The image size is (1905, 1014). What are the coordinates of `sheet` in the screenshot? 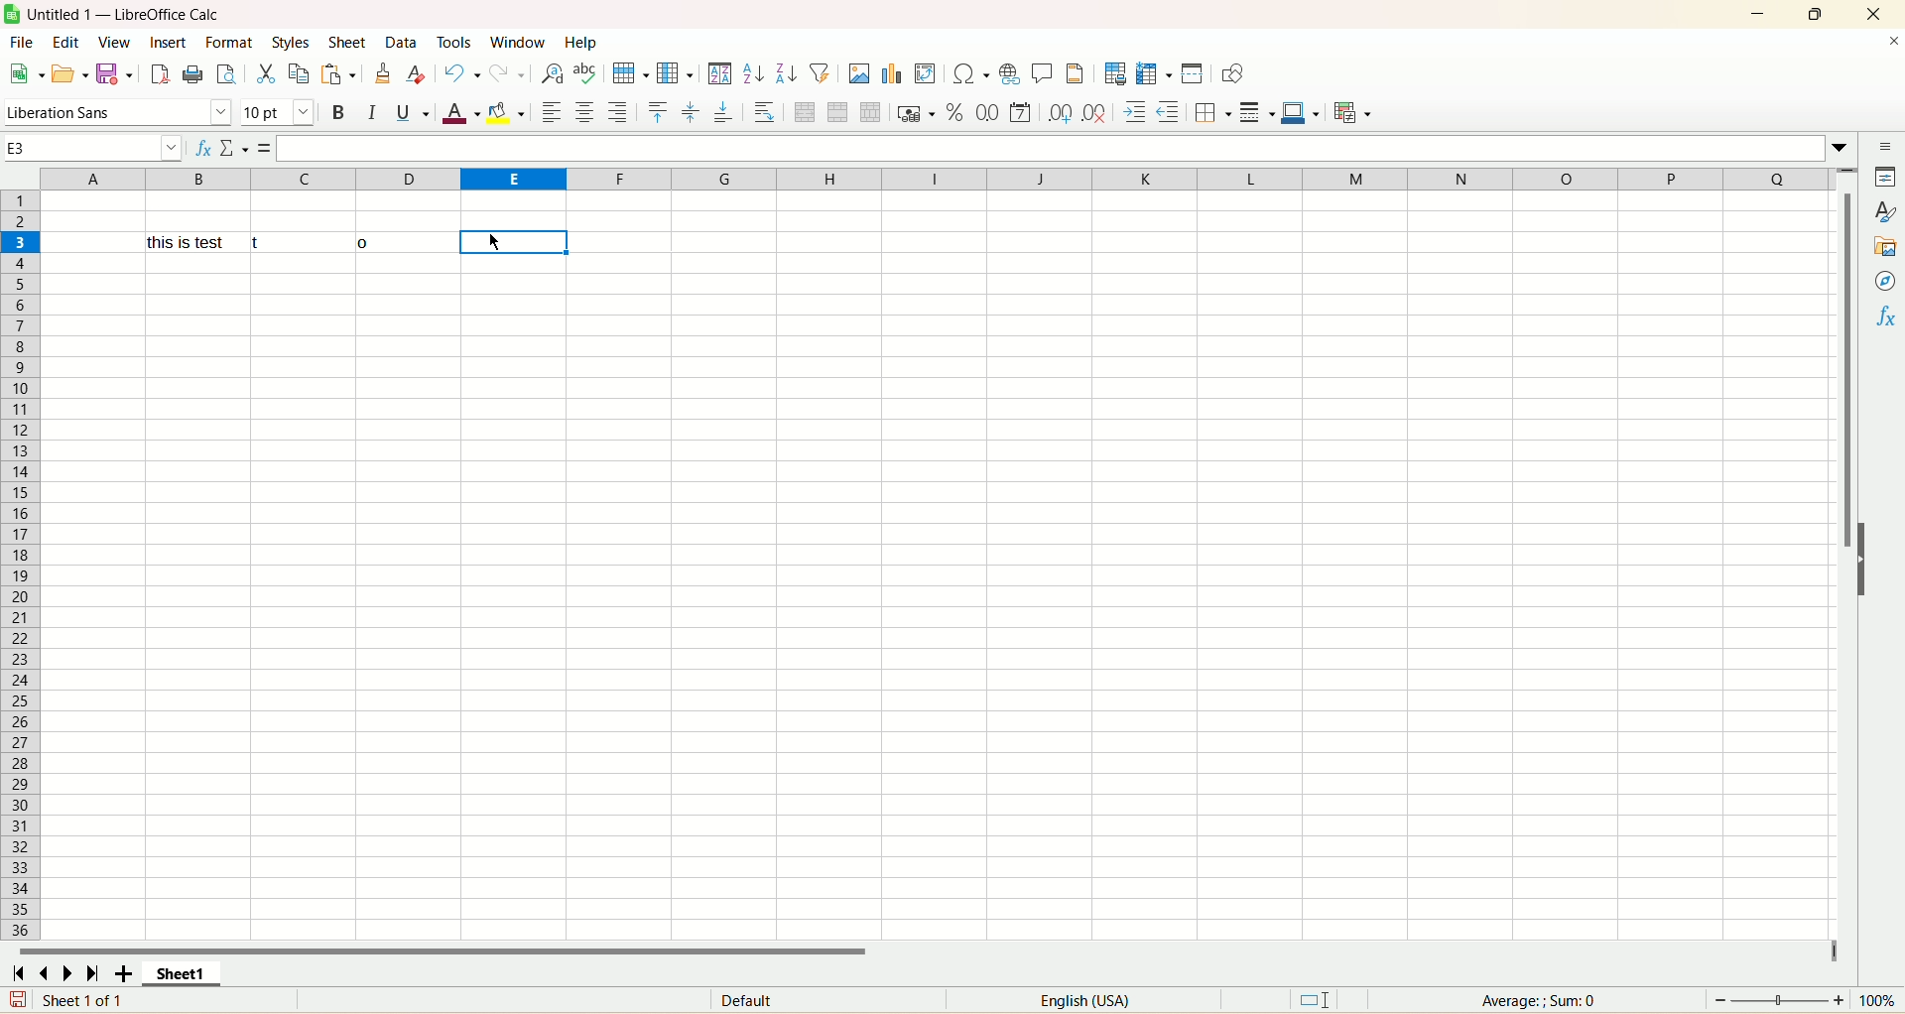 It's located at (930, 565).